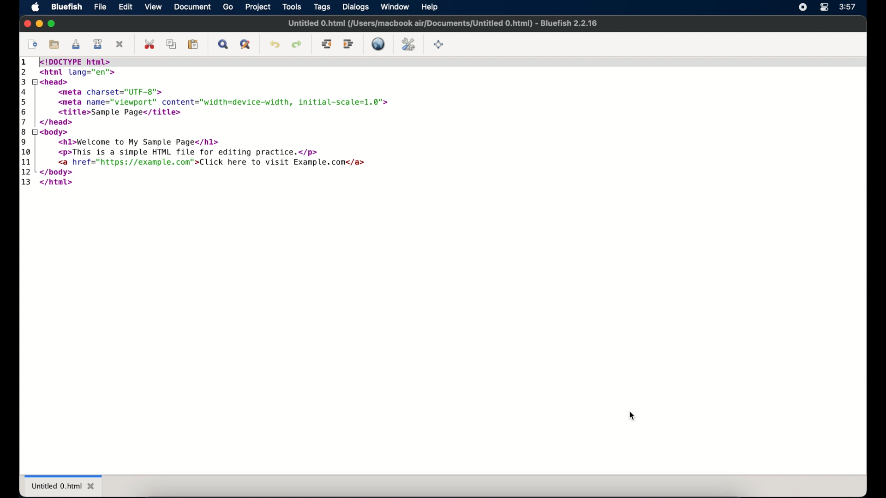  I want to click on document, so click(193, 6).